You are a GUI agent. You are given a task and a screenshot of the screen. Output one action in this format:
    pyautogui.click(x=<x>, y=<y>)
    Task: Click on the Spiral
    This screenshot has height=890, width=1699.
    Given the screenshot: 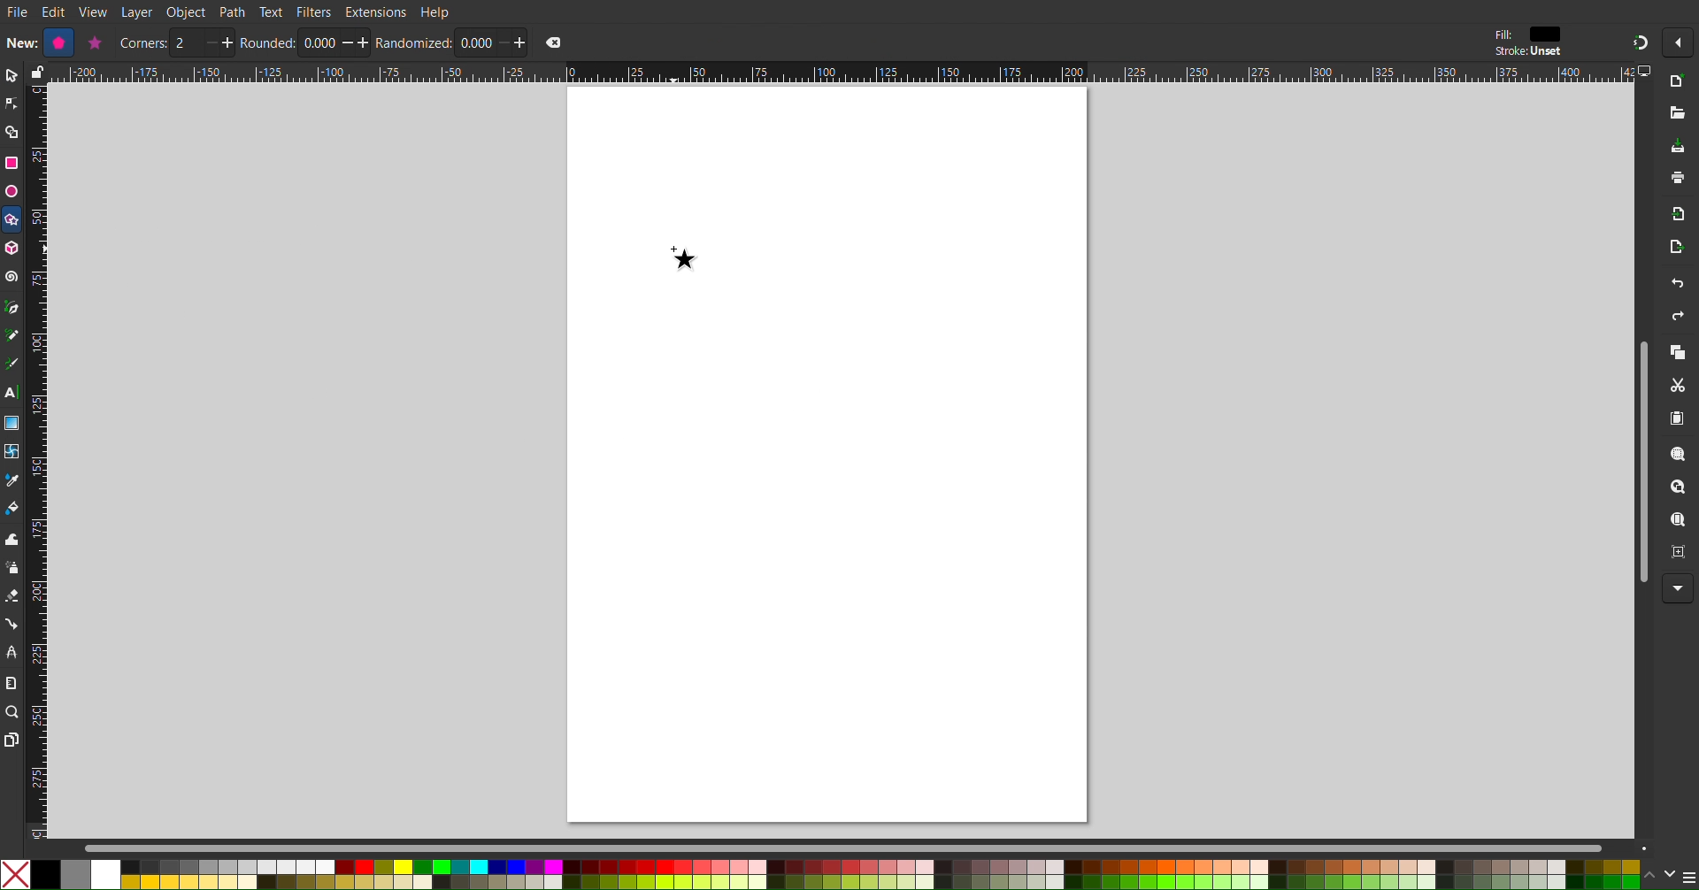 What is the action you would take?
    pyautogui.click(x=12, y=277)
    